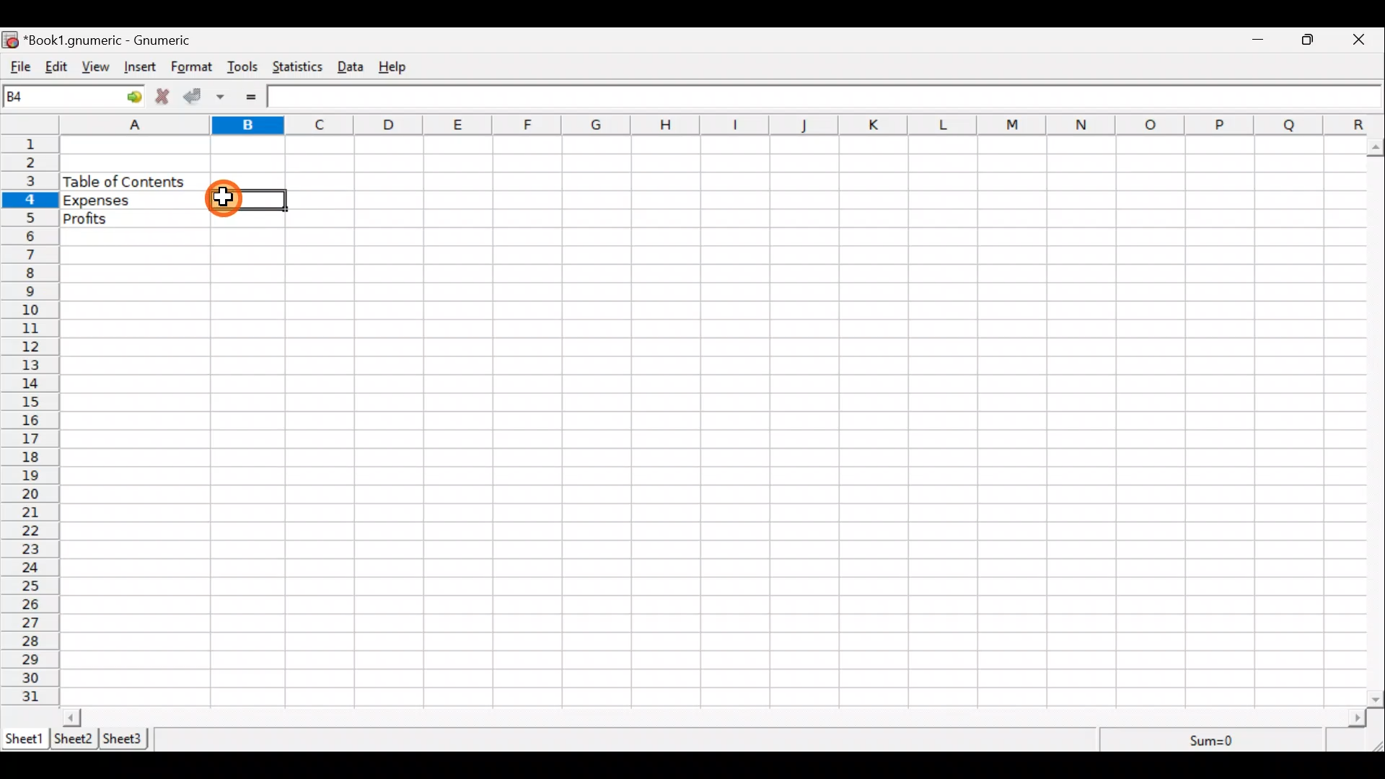  I want to click on Enter formula, so click(259, 97).